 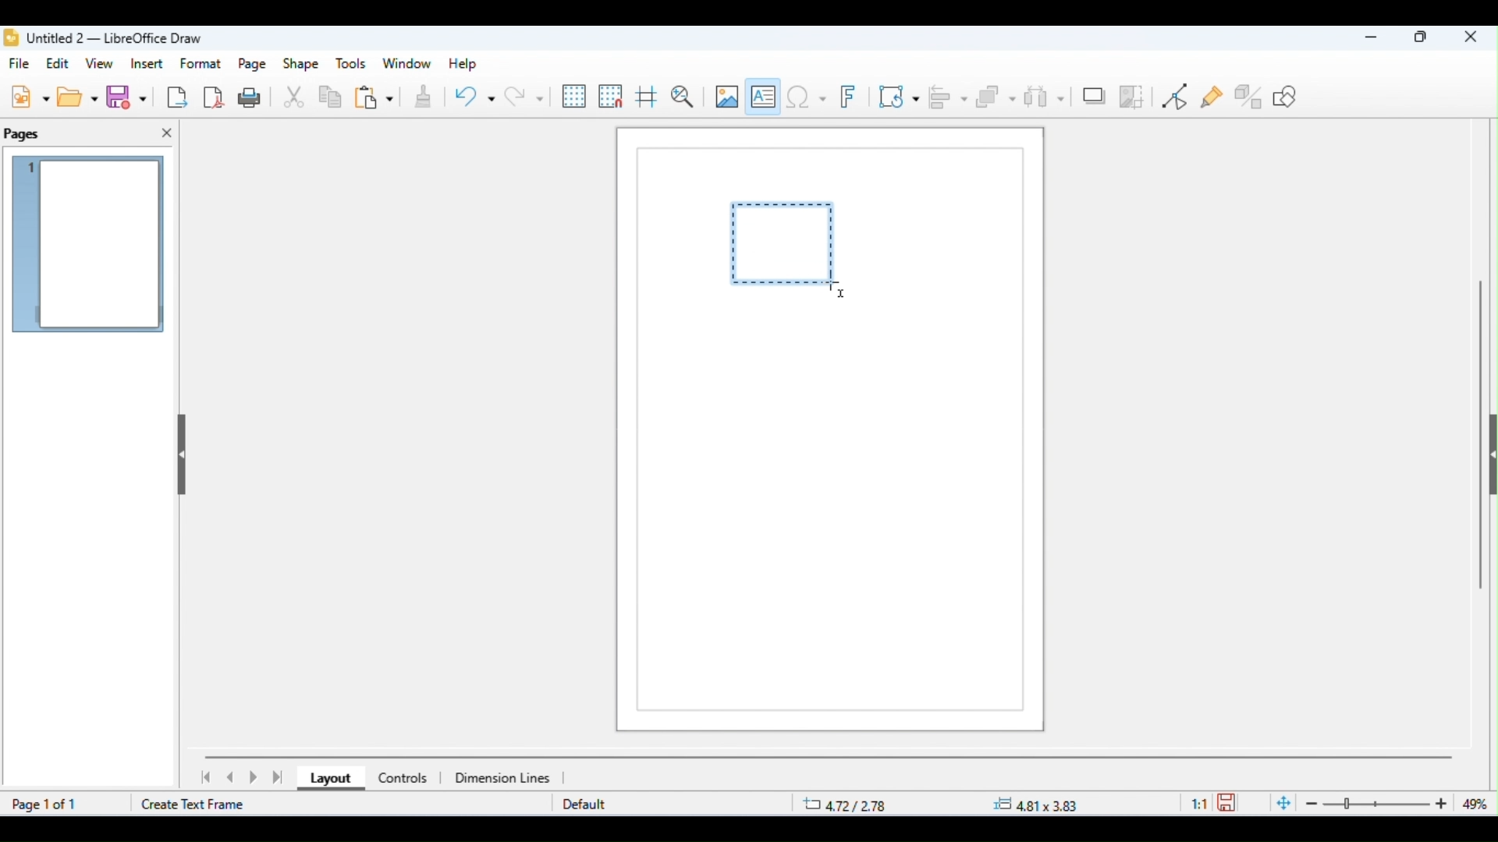 What do you see at coordinates (900, 96) in the screenshot?
I see `transformations` at bounding box center [900, 96].